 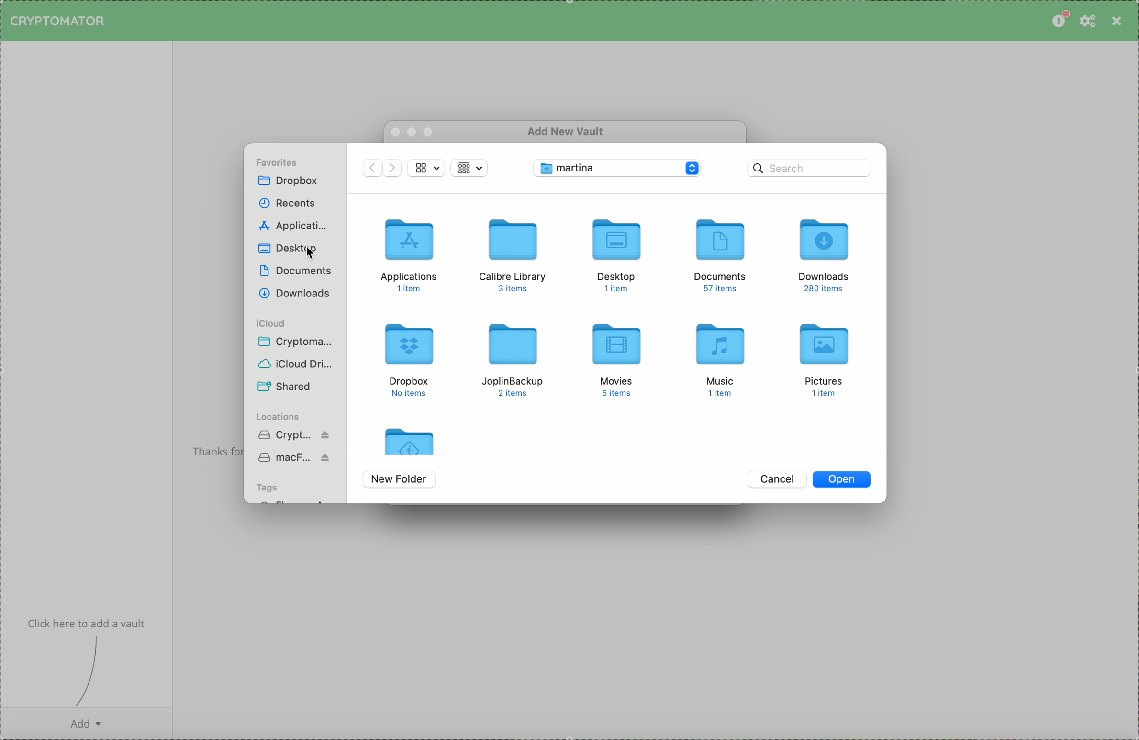 I want to click on info, so click(x=85, y=626).